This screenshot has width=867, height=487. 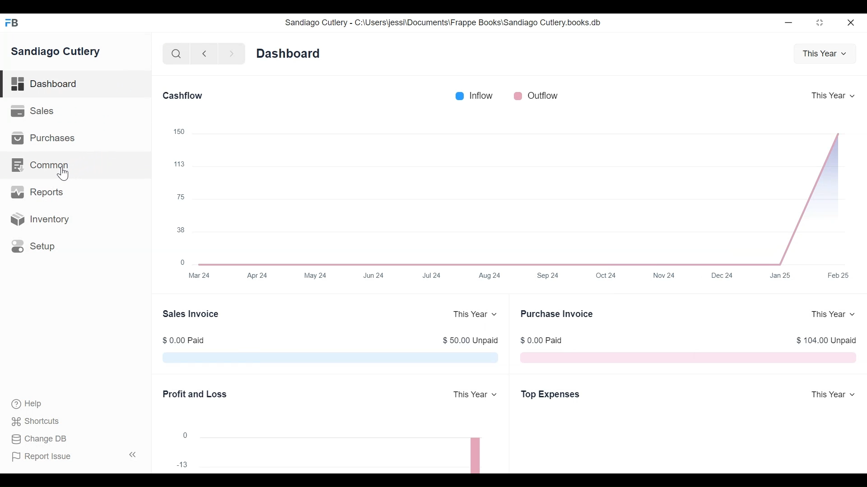 I want to click on This Year, so click(x=475, y=314).